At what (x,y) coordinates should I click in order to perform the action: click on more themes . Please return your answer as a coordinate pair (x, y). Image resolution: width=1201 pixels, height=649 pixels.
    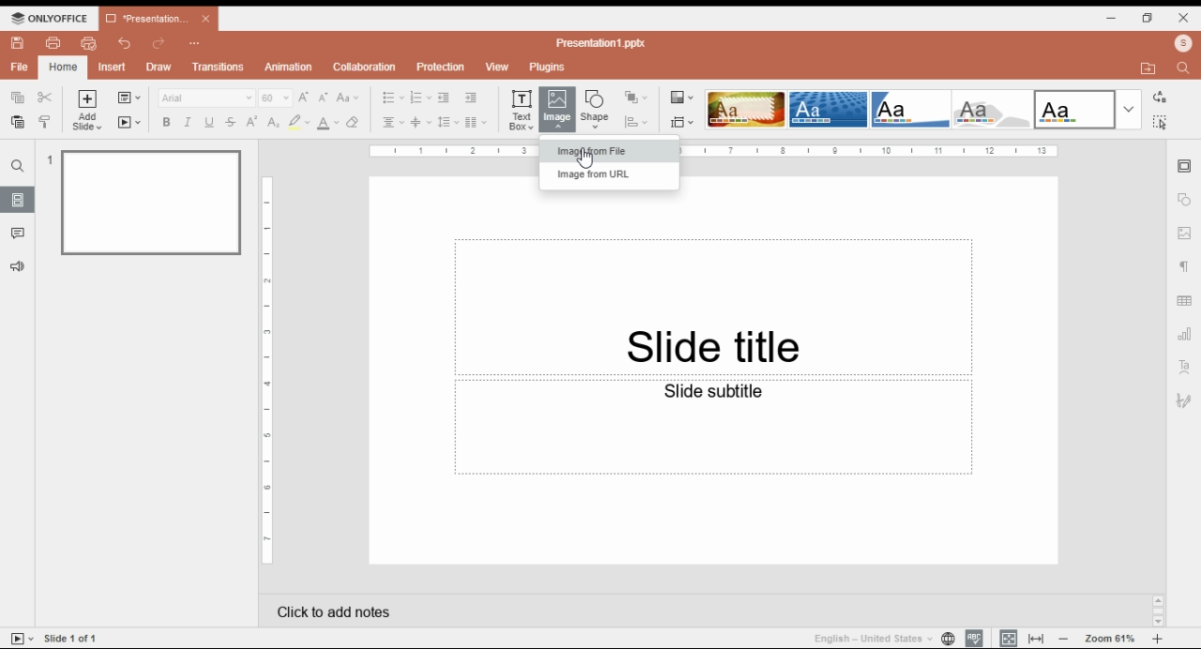
    Looking at the image, I should click on (1129, 110).